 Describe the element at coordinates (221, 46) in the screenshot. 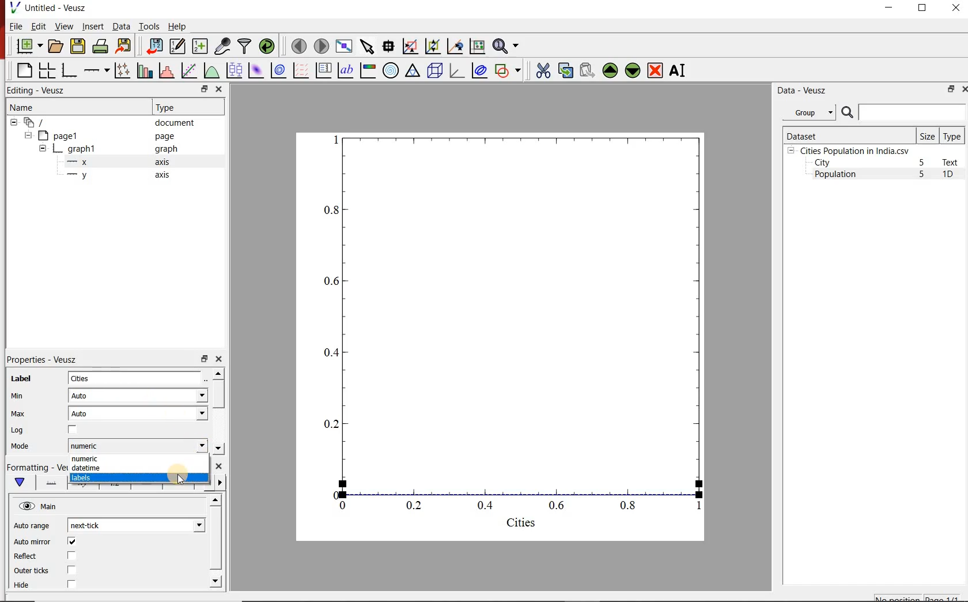

I see `capture remote data` at that location.